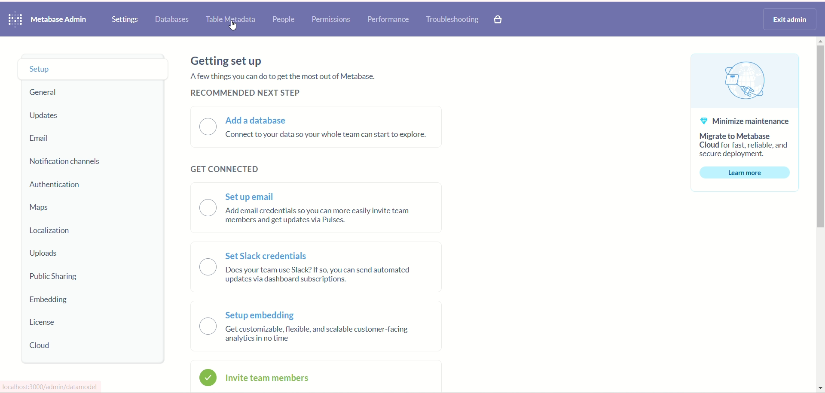  Describe the element at coordinates (49, 115) in the screenshot. I see `updates` at that location.